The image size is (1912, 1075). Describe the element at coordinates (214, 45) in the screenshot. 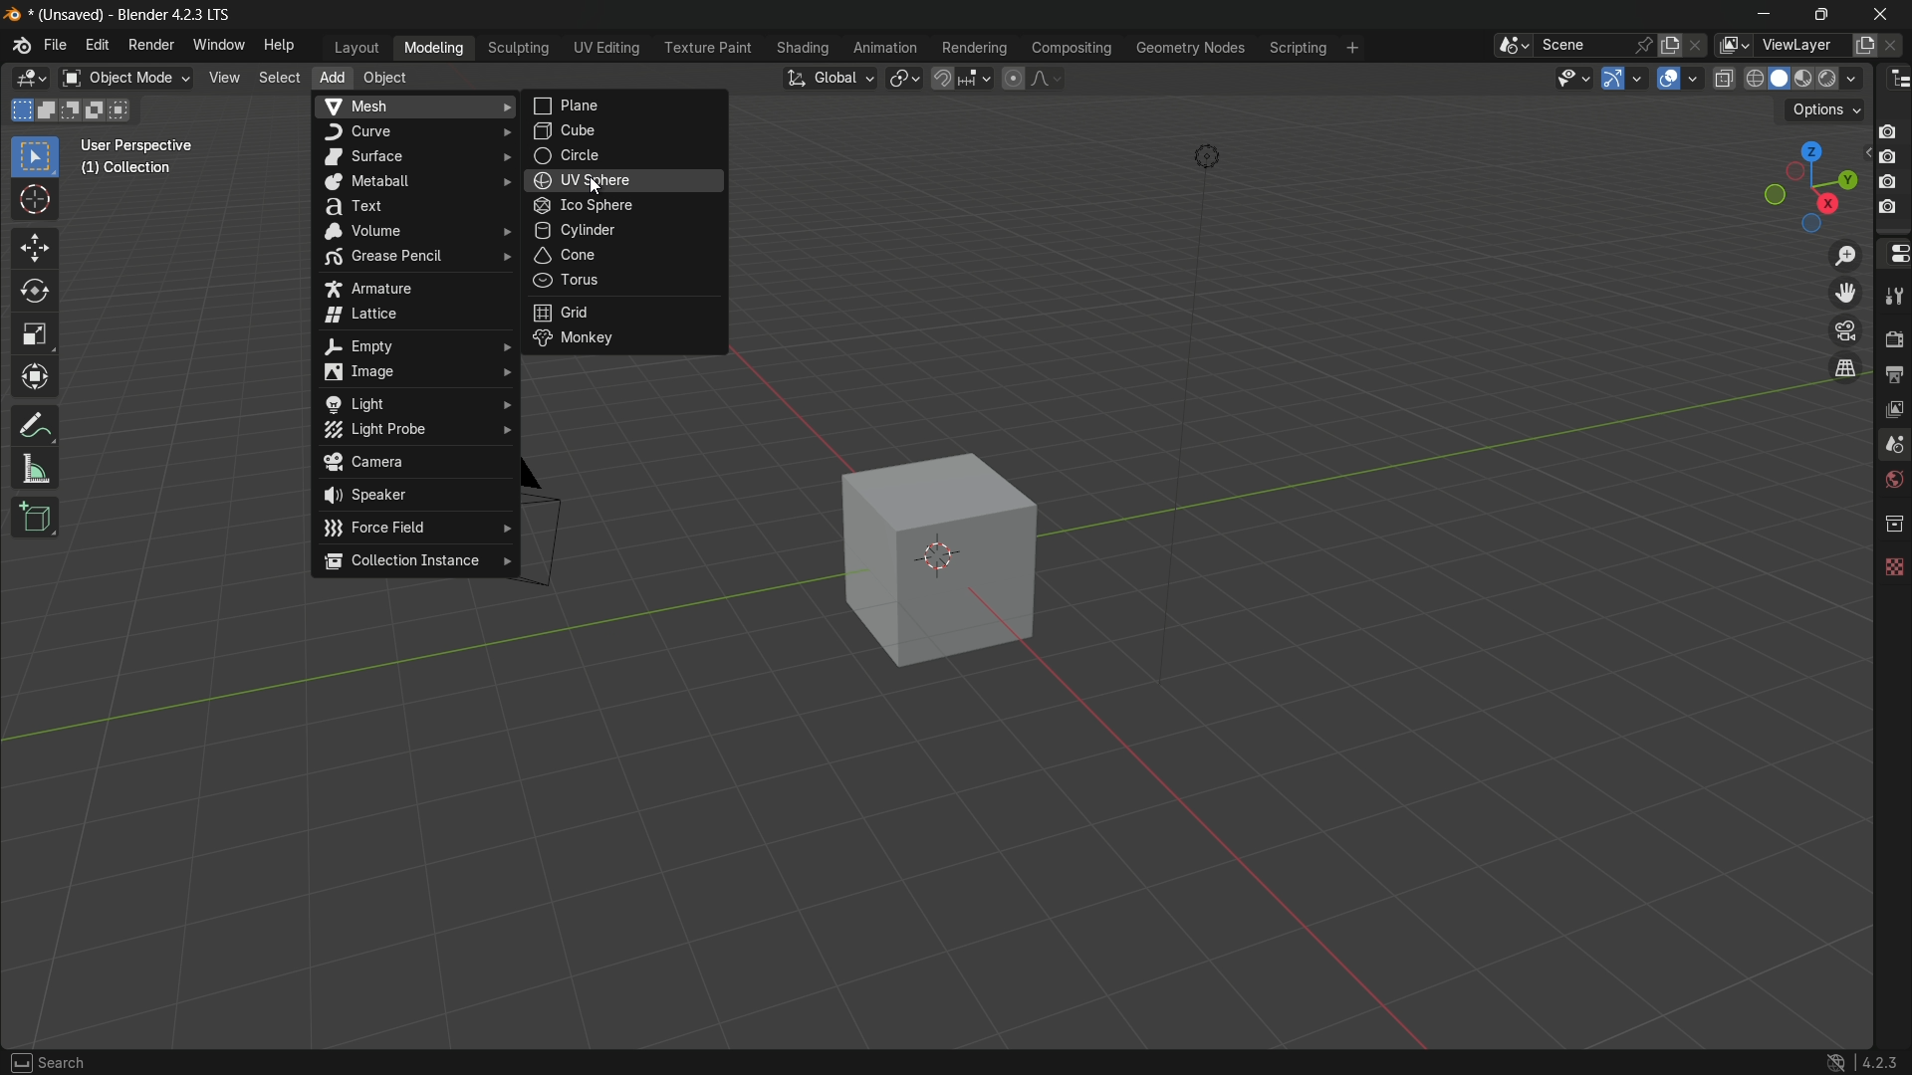

I see `window menu` at that location.